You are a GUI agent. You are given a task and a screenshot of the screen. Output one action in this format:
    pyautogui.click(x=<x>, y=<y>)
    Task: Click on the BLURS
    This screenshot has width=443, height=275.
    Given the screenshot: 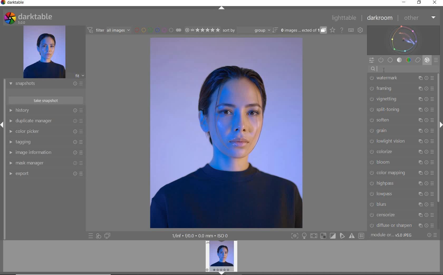 What is the action you would take?
    pyautogui.click(x=401, y=204)
    